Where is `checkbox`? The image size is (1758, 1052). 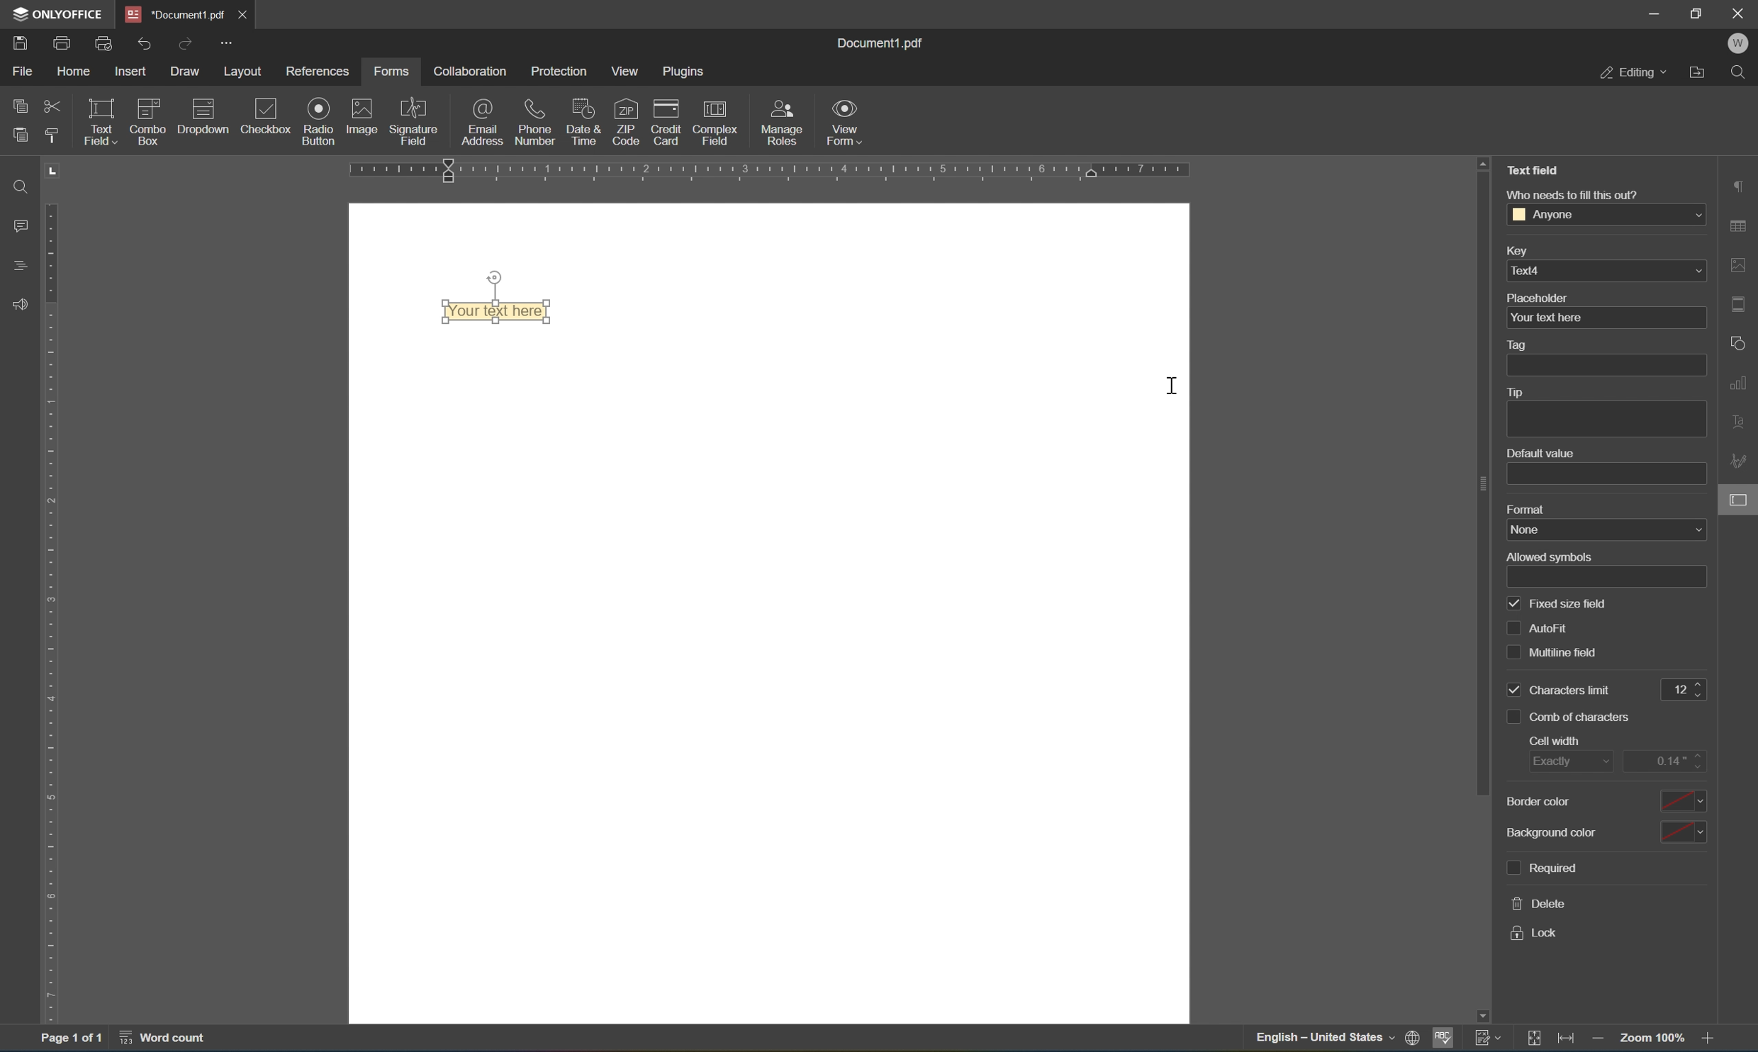
checkbox is located at coordinates (1513, 652).